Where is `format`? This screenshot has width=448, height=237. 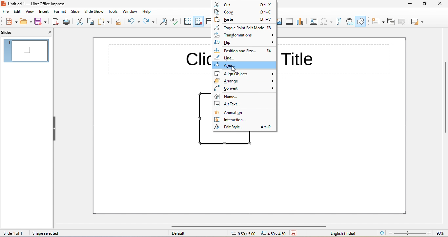 format is located at coordinates (59, 11).